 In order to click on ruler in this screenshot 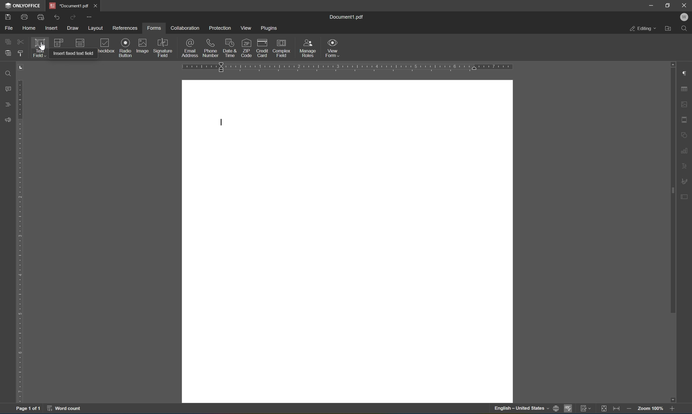, I will do `click(344, 67)`.